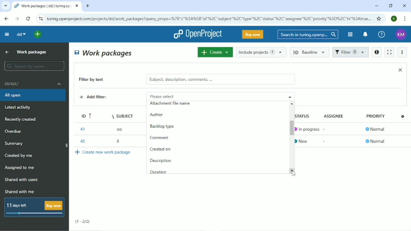 The height and width of the screenshot is (231, 411). Describe the element at coordinates (38, 34) in the screenshot. I see `Open quick add menu` at that location.